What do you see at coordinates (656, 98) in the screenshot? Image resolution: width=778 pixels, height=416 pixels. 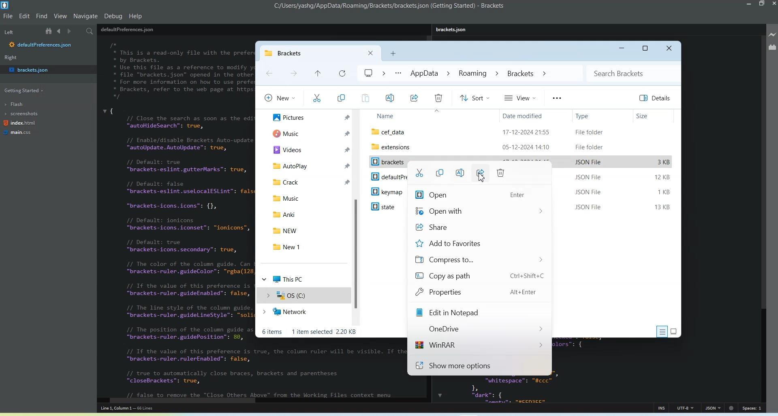 I see `Details` at bounding box center [656, 98].